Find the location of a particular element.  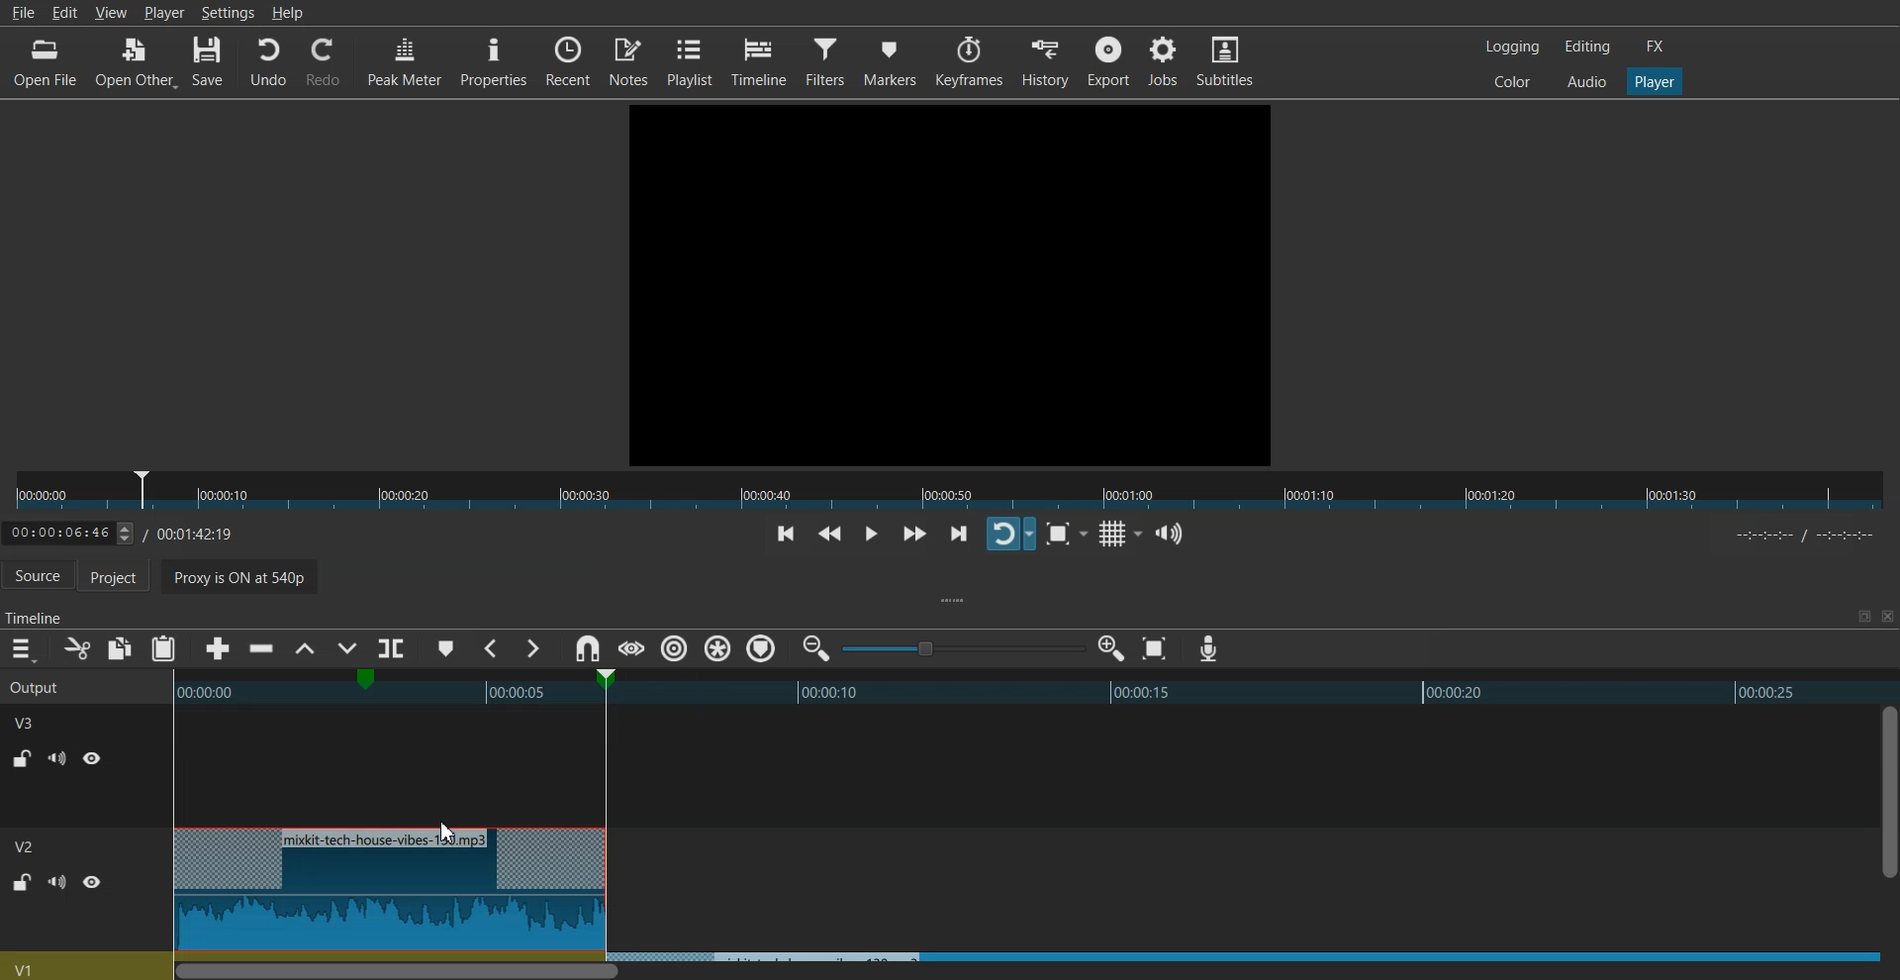

Notes is located at coordinates (630, 59).